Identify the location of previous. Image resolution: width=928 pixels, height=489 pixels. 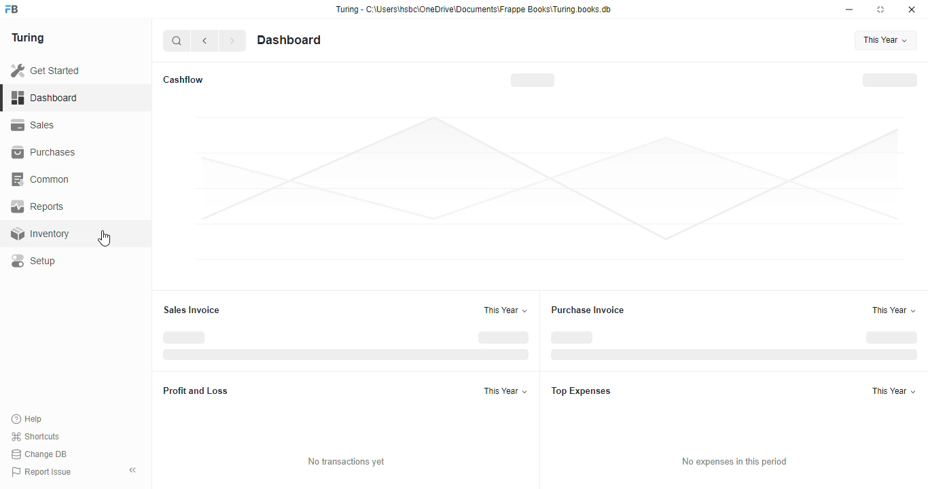
(205, 41).